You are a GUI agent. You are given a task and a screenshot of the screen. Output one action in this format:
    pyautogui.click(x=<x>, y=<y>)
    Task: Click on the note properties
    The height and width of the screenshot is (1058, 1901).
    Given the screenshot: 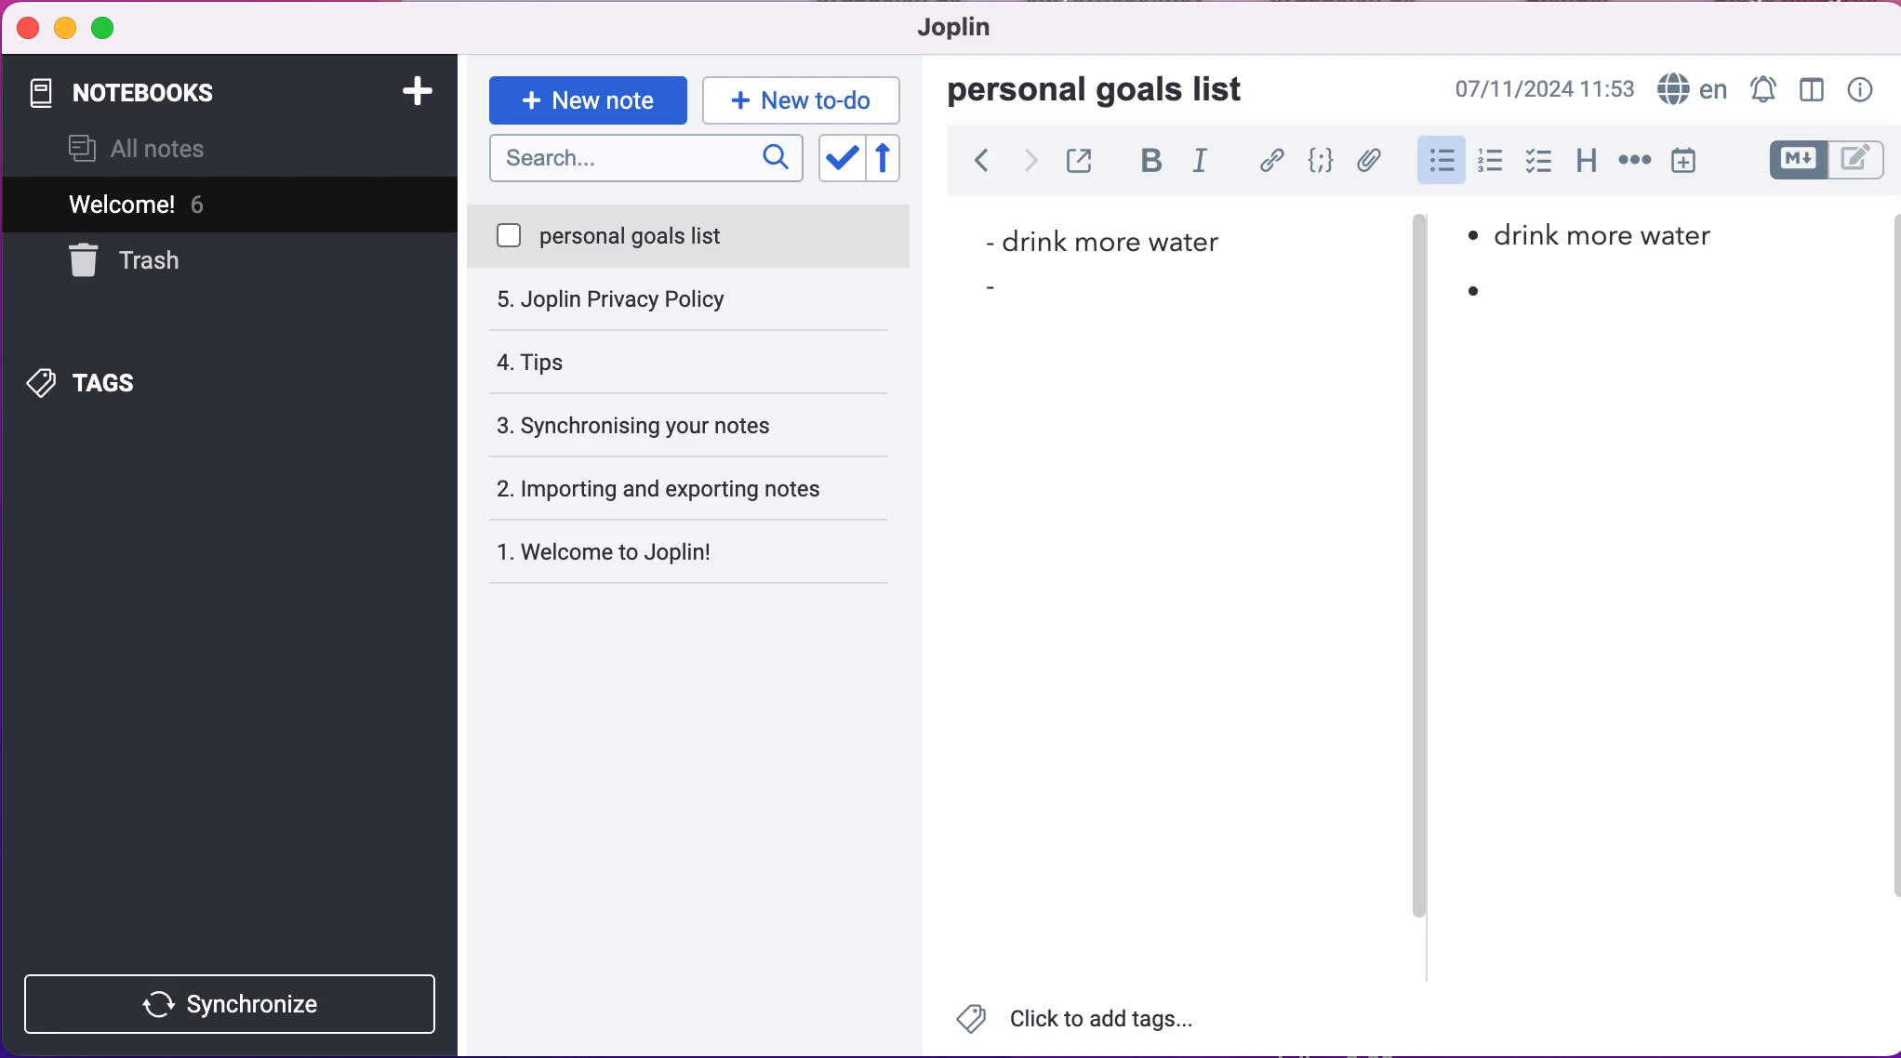 What is the action you would take?
    pyautogui.click(x=1861, y=87)
    